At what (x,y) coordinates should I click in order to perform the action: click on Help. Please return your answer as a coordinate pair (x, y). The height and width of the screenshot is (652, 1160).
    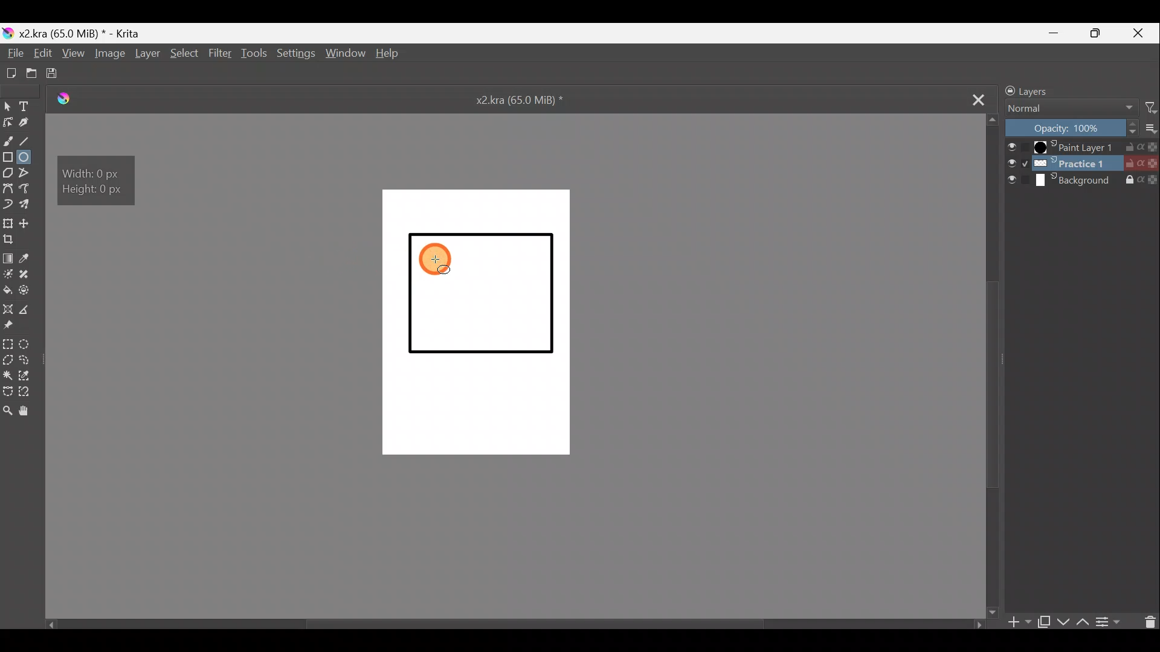
    Looking at the image, I should click on (390, 55).